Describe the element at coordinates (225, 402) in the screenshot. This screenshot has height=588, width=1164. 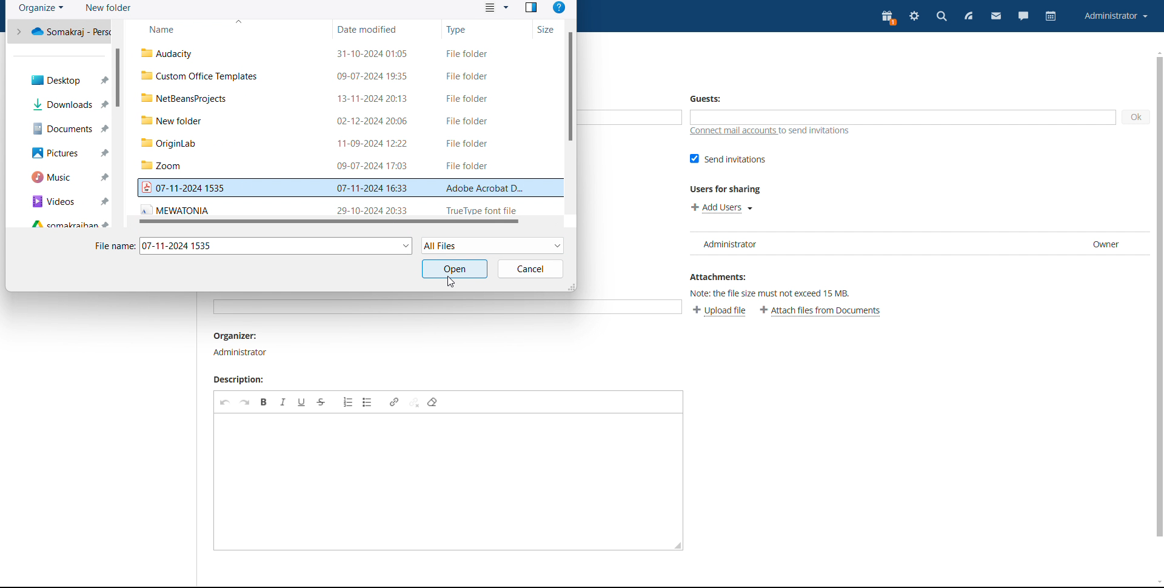
I see `undo` at that location.